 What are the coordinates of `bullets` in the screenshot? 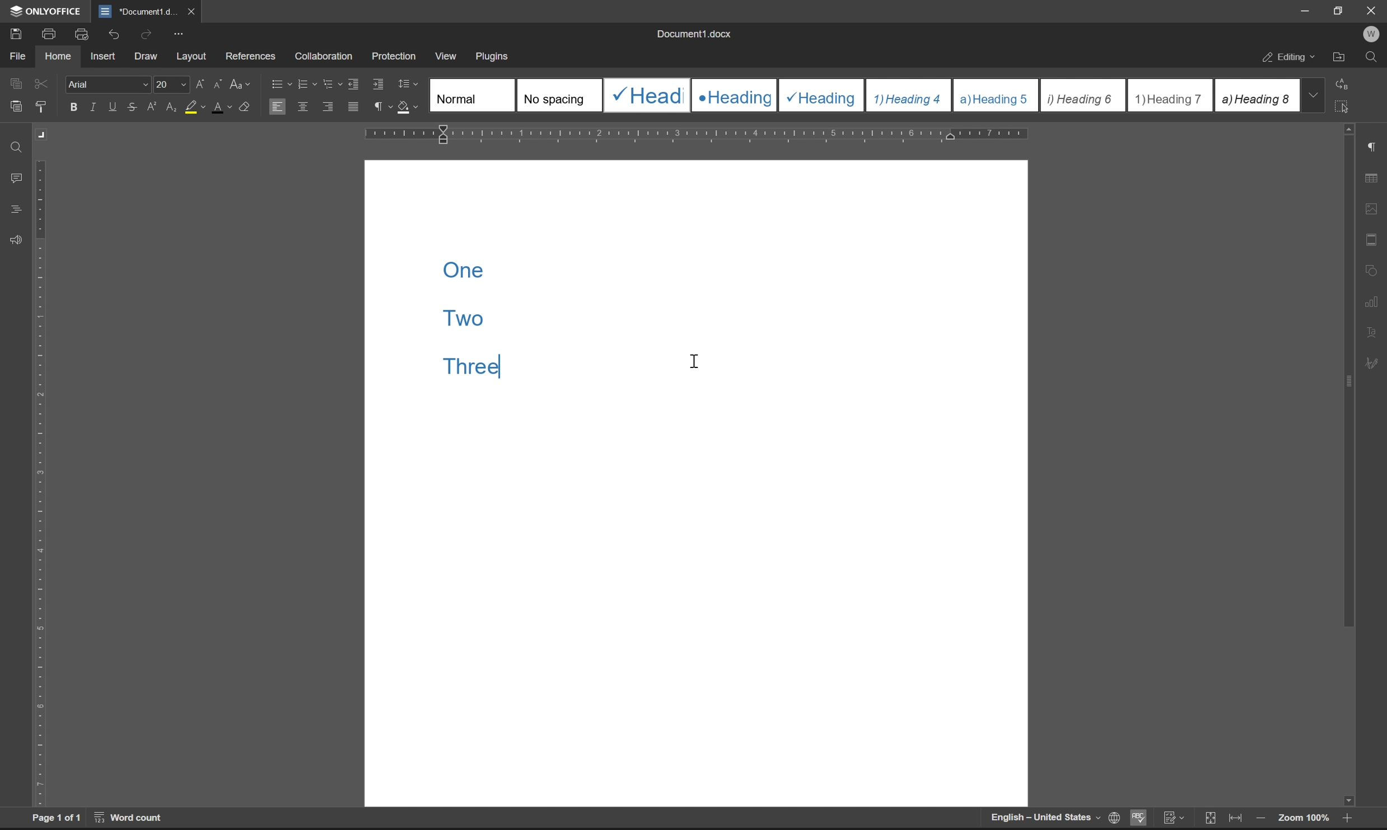 It's located at (279, 83).